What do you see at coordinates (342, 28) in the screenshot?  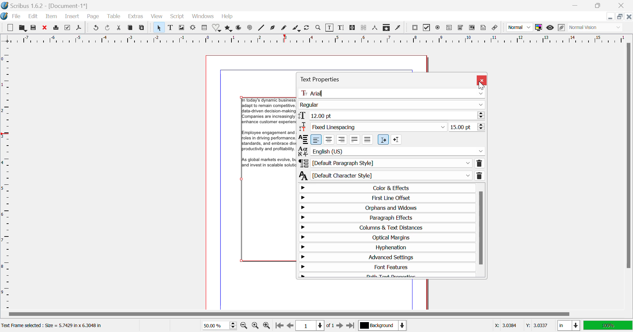 I see `Edit Text with Story Editor` at bounding box center [342, 28].